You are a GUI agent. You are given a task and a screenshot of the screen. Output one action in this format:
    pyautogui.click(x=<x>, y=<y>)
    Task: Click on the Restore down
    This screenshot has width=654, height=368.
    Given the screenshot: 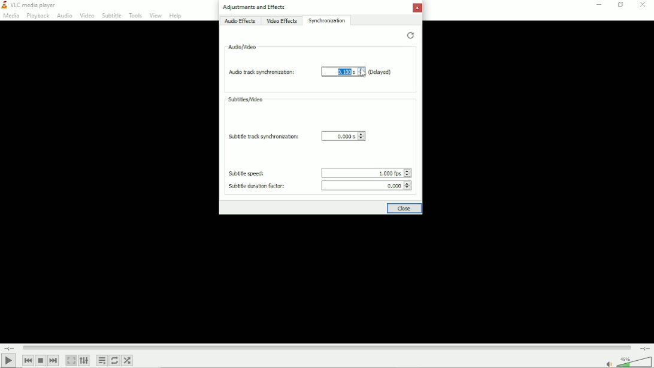 What is the action you would take?
    pyautogui.click(x=620, y=5)
    